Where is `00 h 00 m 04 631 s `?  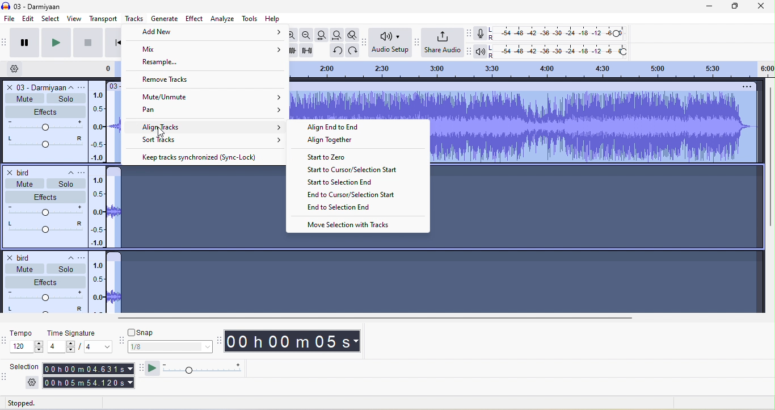 00 h 00 m 04 631 s  is located at coordinates (90, 367).